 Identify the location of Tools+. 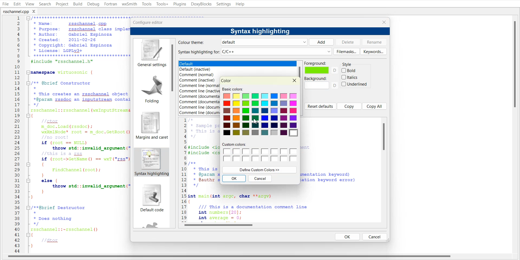
(162, 4).